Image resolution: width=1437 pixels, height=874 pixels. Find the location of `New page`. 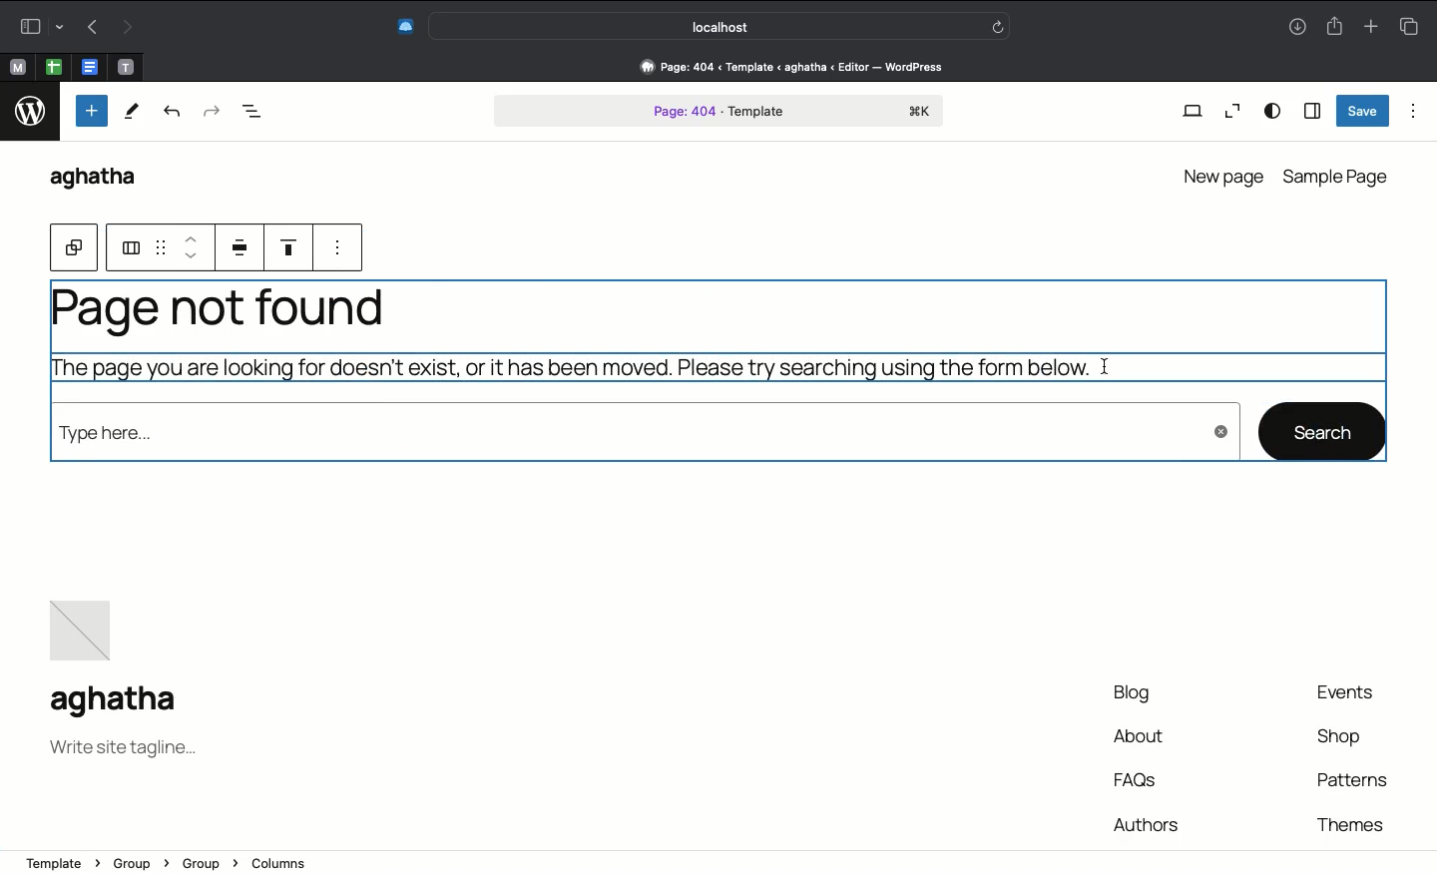

New page is located at coordinates (1220, 174).